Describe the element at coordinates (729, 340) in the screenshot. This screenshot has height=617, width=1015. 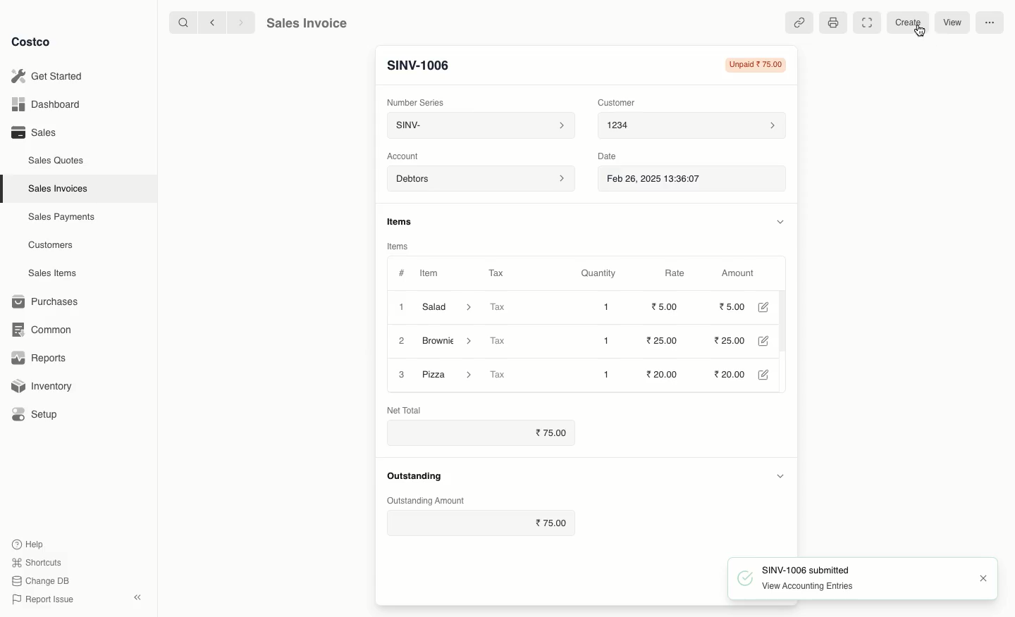
I see `25.00` at that location.